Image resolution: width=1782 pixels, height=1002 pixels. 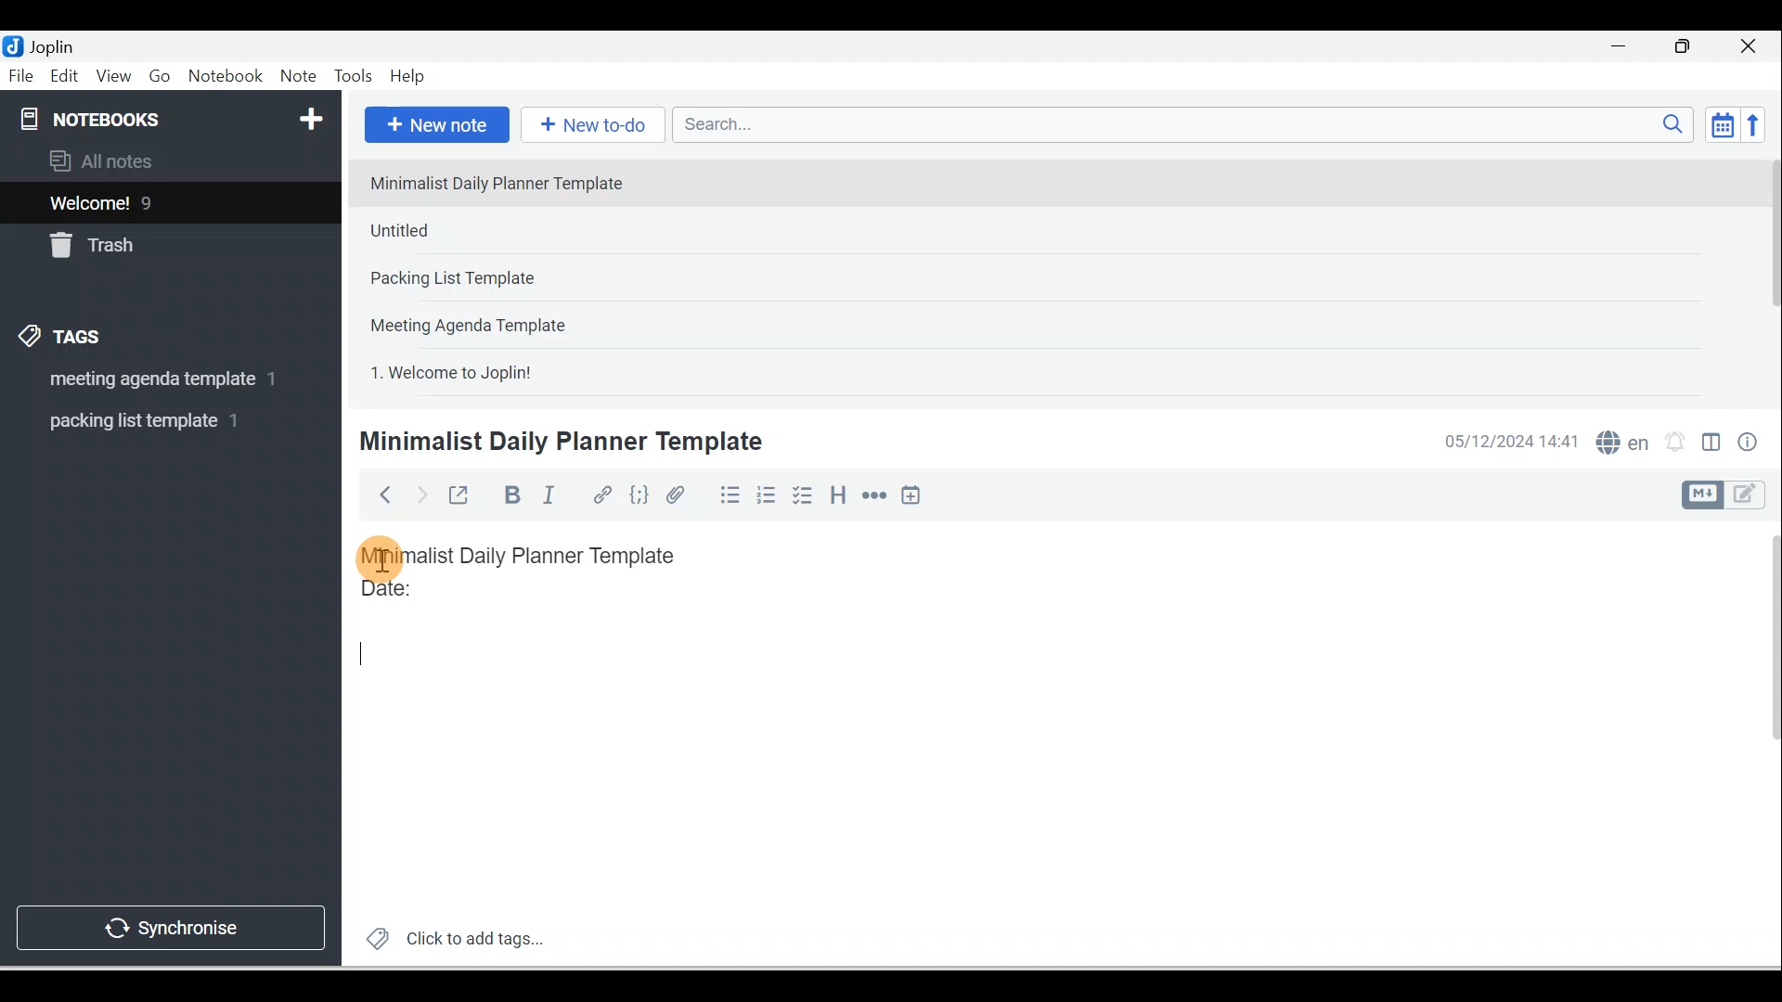 I want to click on Maximise, so click(x=1689, y=47).